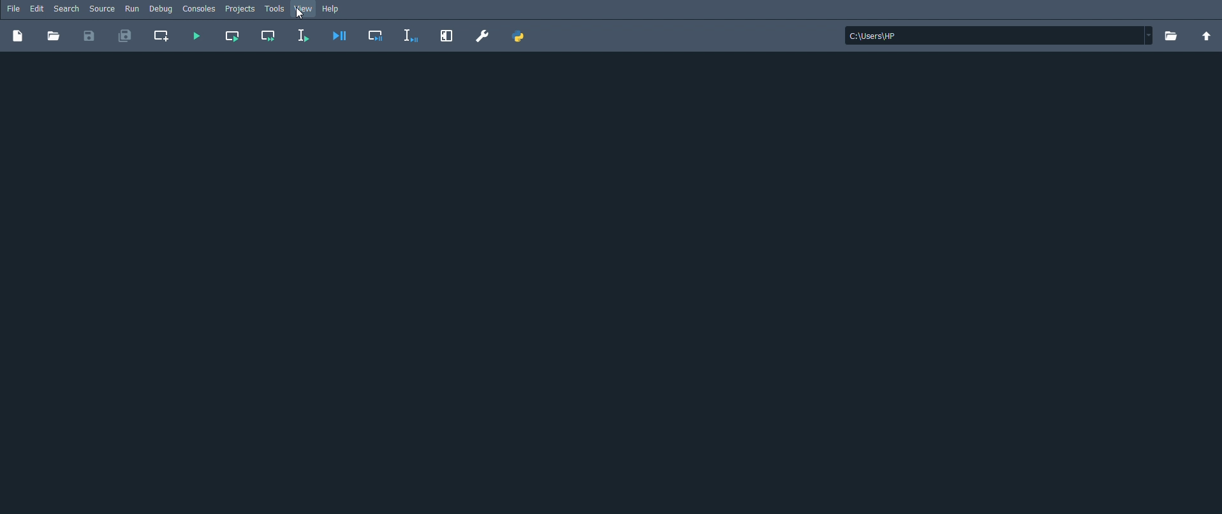 The width and height of the screenshot is (1222, 514). I want to click on Tools, so click(276, 10).